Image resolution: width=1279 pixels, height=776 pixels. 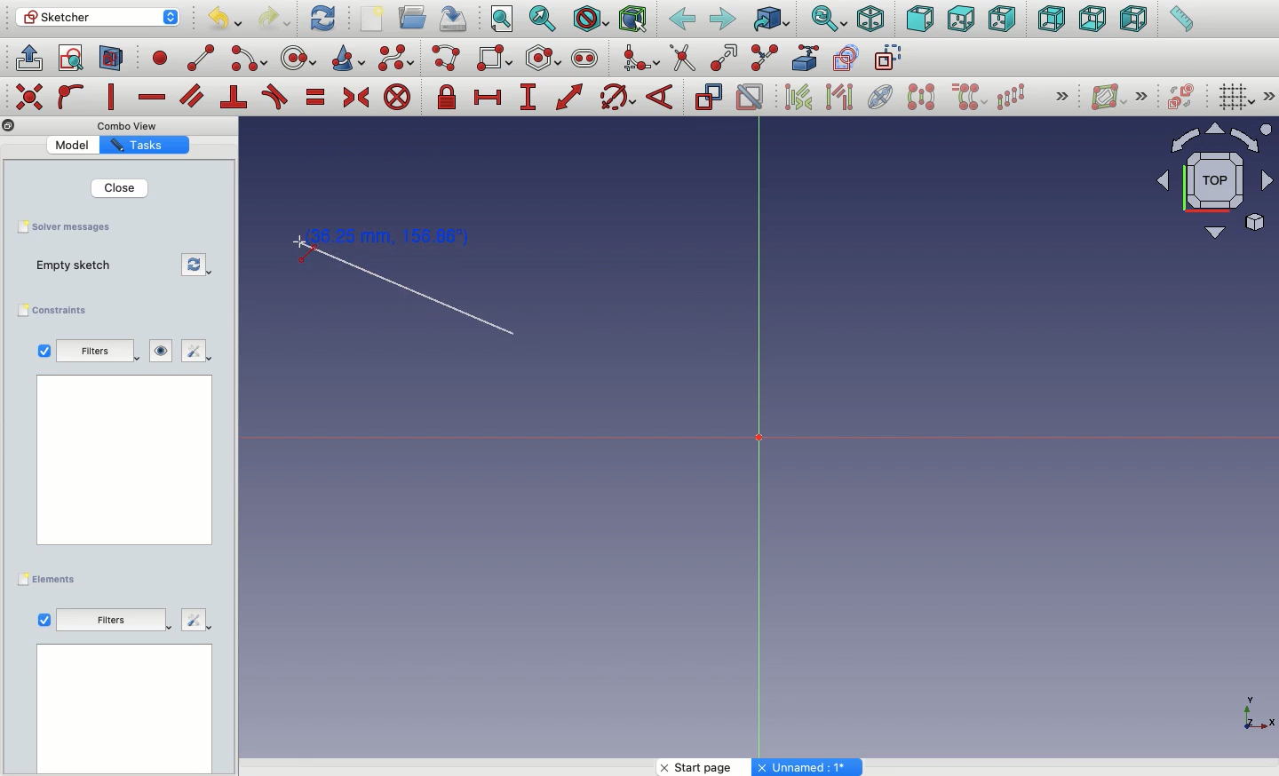 What do you see at coordinates (759, 443) in the screenshot?
I see `Axis` at bounding box center [759, 443].